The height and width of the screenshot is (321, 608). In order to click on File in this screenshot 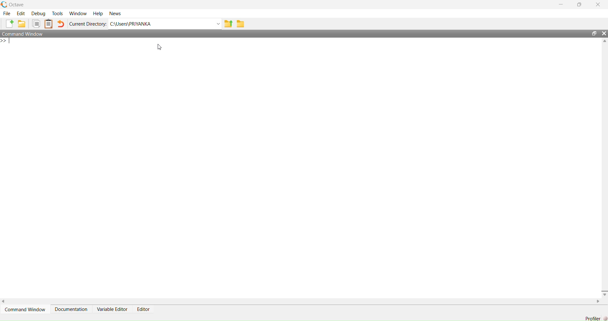, I will do `click(7, 14)`.